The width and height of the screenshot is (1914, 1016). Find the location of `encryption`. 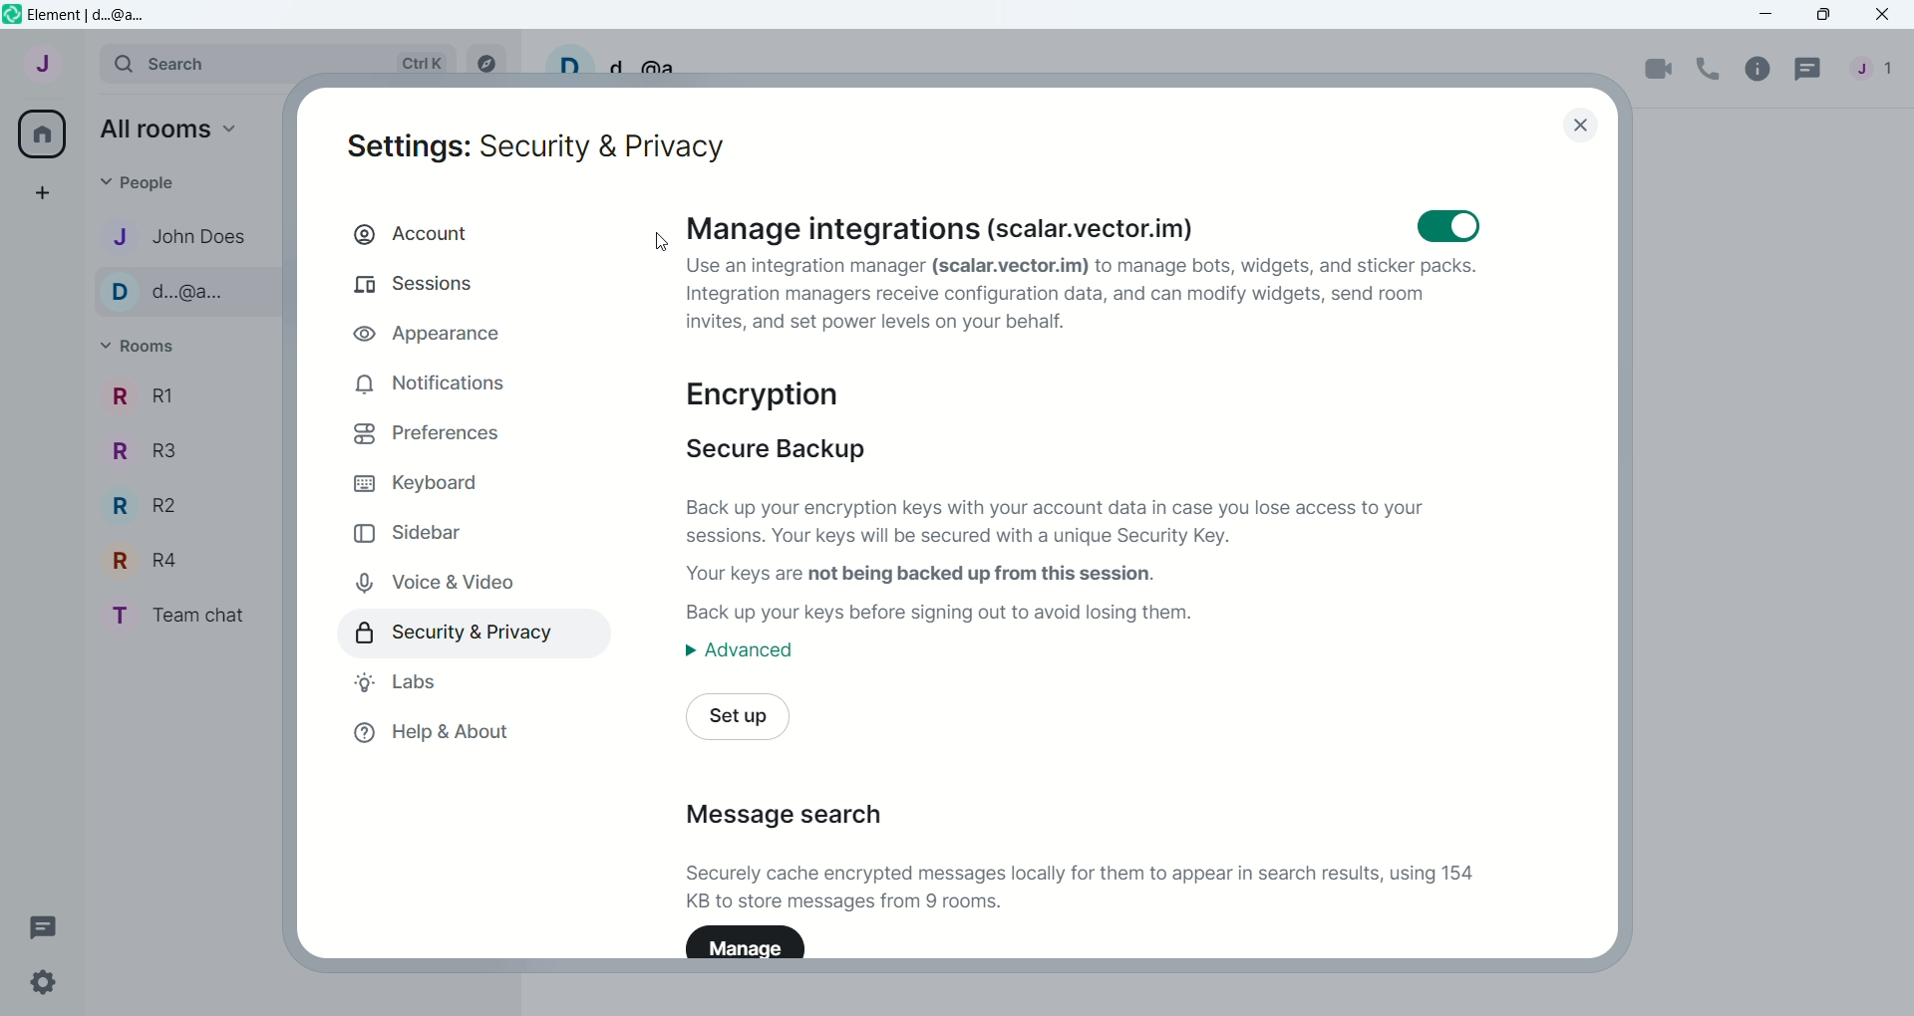

encryption is located at coordinates (770, 398).